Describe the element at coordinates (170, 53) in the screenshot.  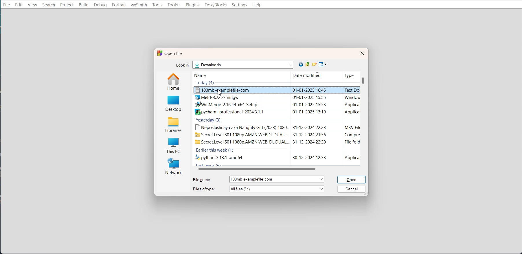
I see `Text` at that location.